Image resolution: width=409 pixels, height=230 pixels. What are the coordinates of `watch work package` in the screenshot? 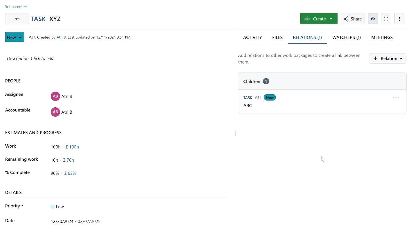 It's located at (386, 19).